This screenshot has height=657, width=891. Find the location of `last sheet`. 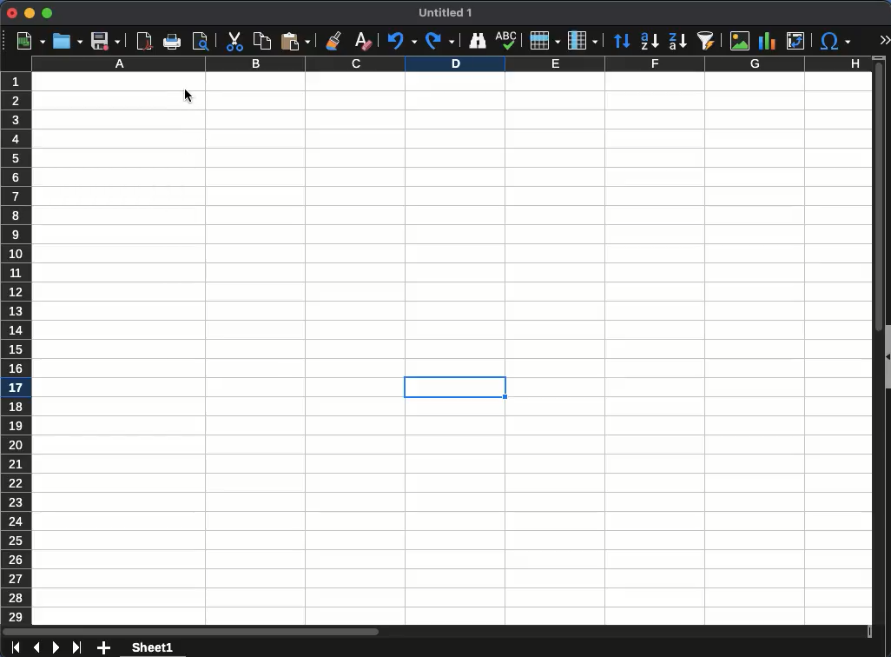

last sheet is located at coordinates (78, 647).